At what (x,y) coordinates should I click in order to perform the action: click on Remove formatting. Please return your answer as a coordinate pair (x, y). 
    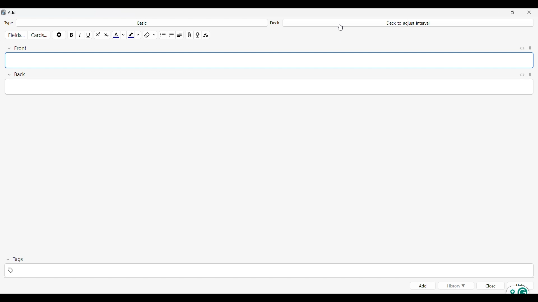
    Looking at the image, I should click on (147, 35).